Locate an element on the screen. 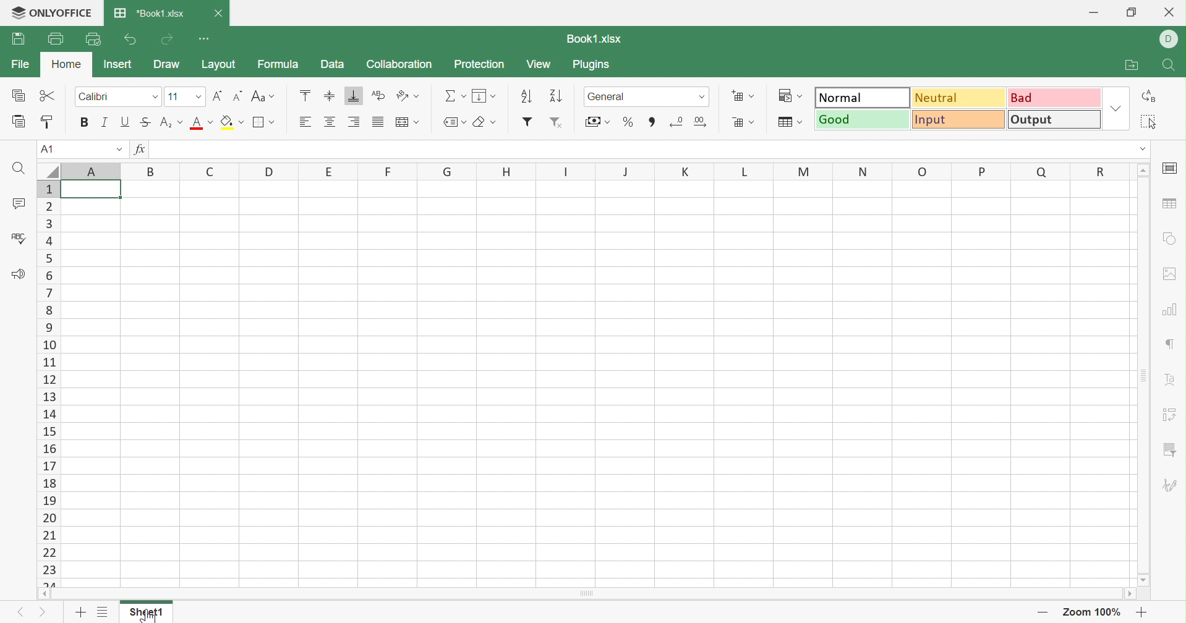 The width and height of the screenshot is (1186, 623). Align Center is located at coordinates (331, 122).